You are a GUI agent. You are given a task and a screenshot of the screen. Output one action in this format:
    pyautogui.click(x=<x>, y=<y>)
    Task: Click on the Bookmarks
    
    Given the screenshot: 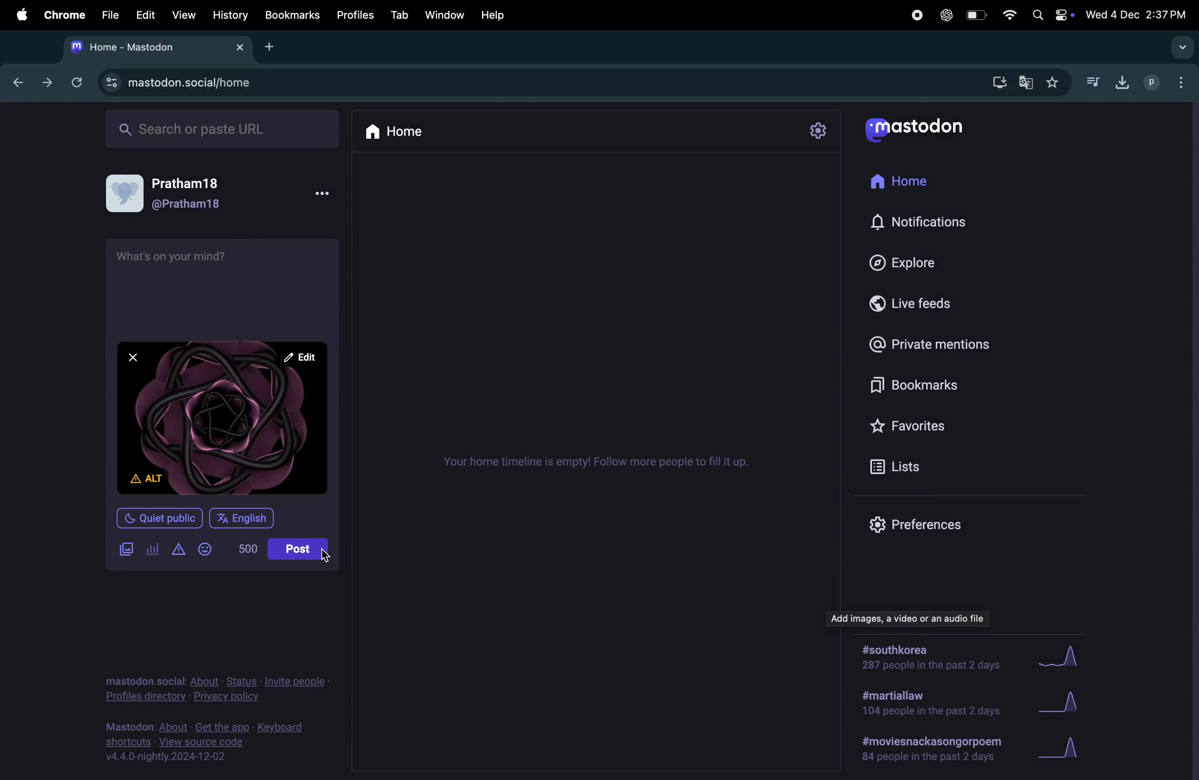 What is the action you would take?
    pyautogui.click(x=293, y=16)
    